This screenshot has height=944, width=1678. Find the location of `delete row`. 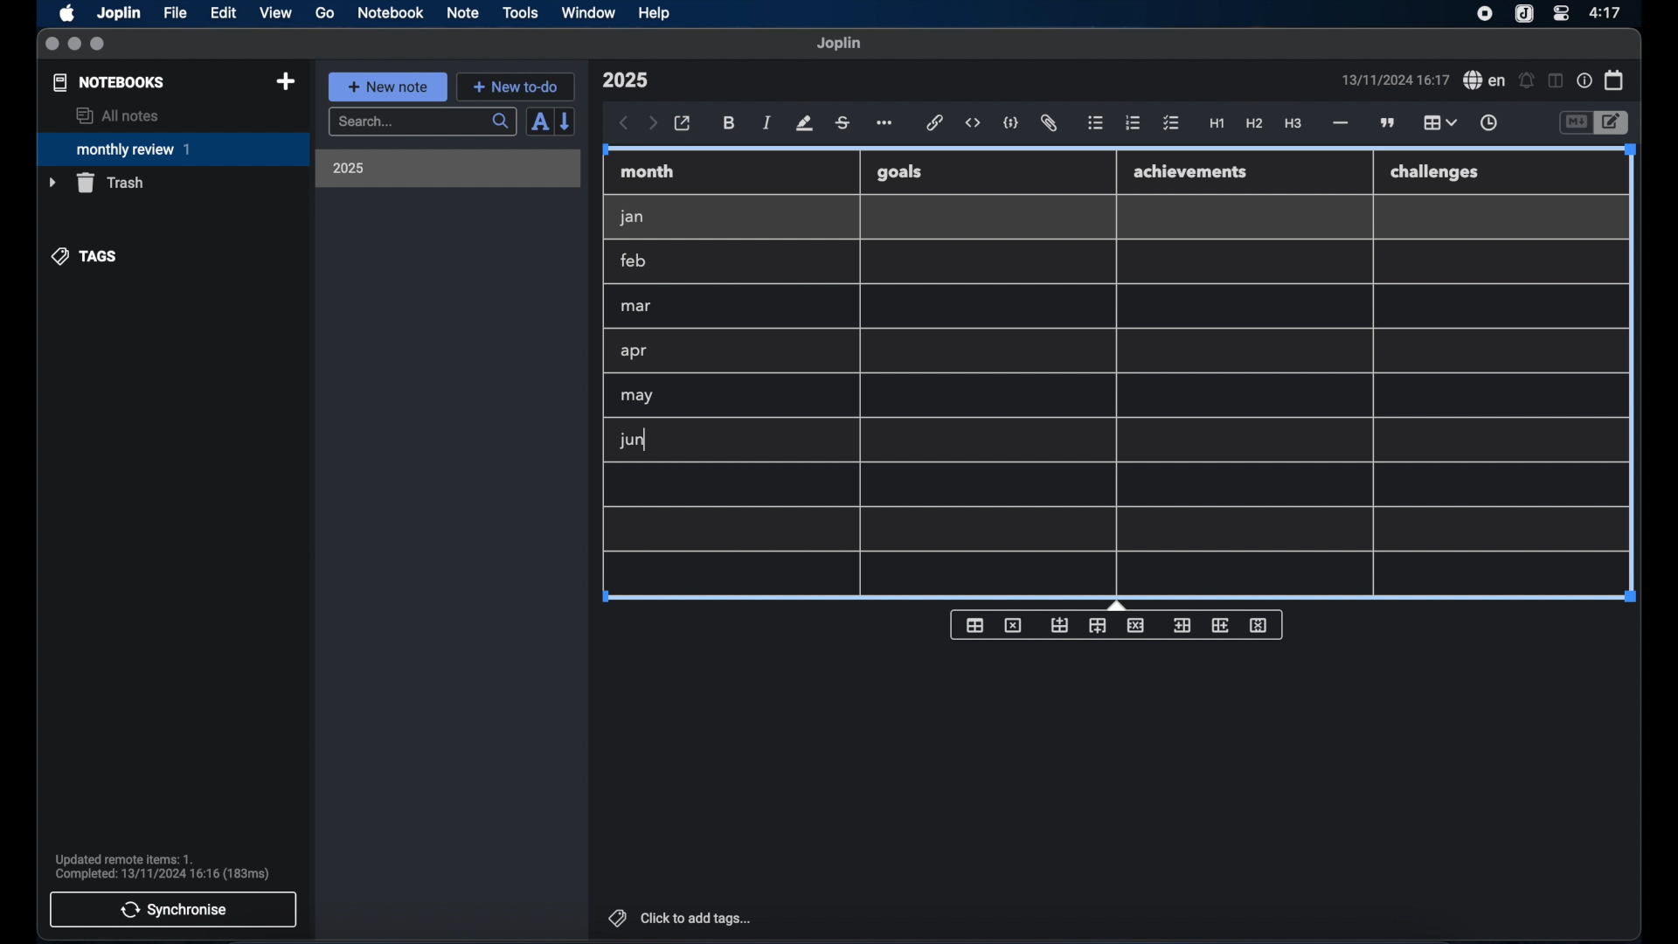

delete row is located at coordinates (1137, 624).